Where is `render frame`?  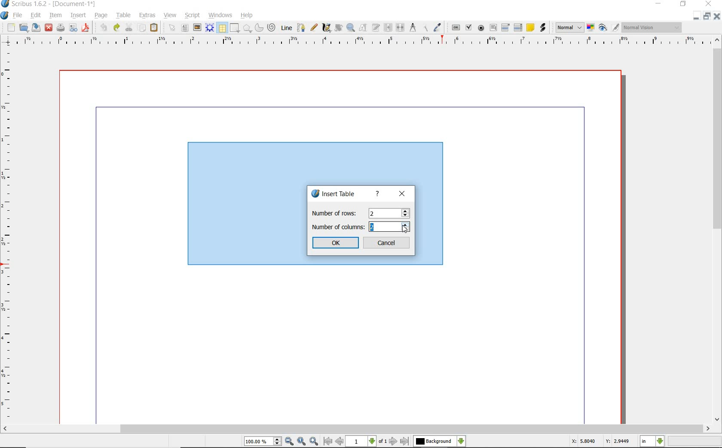
render frame is located at coordinates (210, 27).